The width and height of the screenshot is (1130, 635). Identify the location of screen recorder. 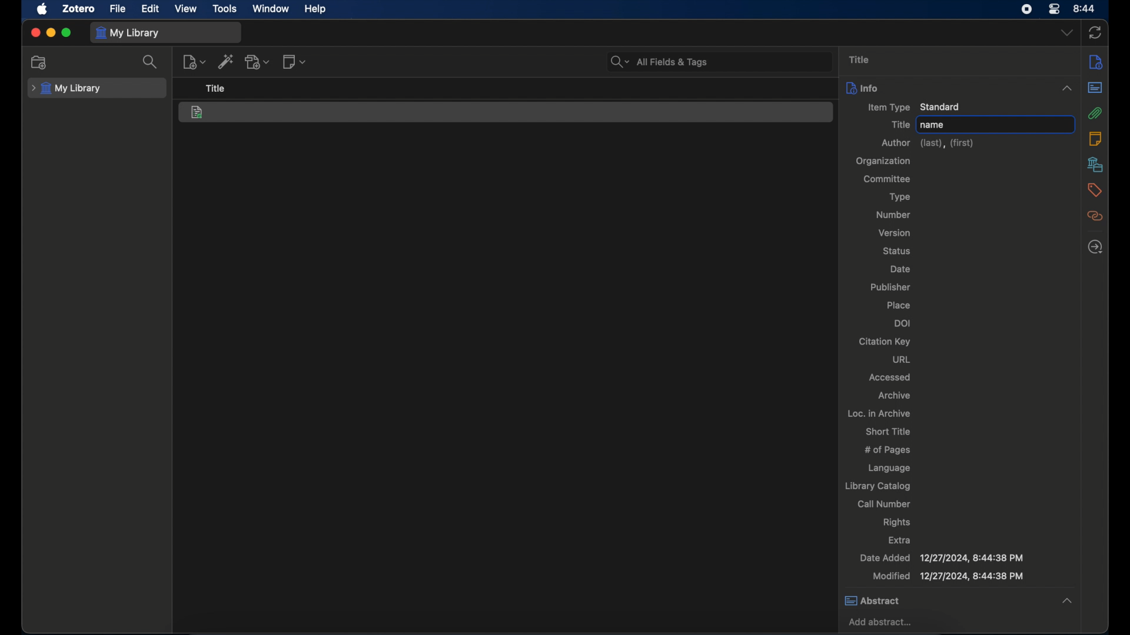
(1026, 9).